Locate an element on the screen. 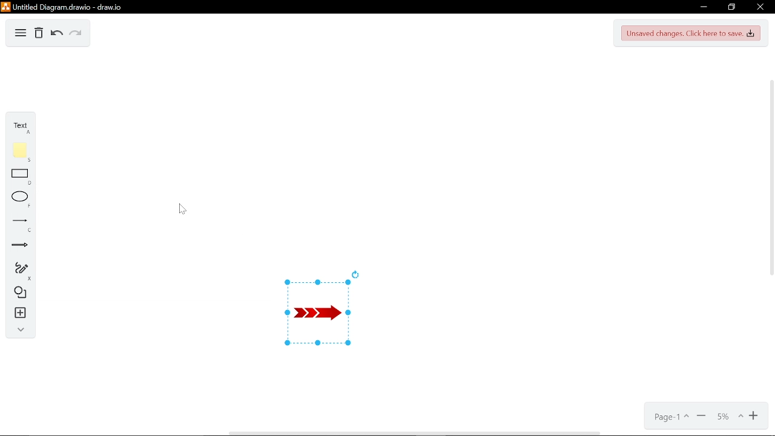 The width and height of the screenshot is (775, 436). Minimize is located at coordinates (705, 6).